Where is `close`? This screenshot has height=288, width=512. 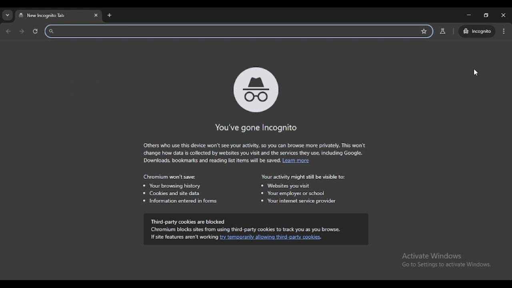 close is located at coordinates (503, 15).